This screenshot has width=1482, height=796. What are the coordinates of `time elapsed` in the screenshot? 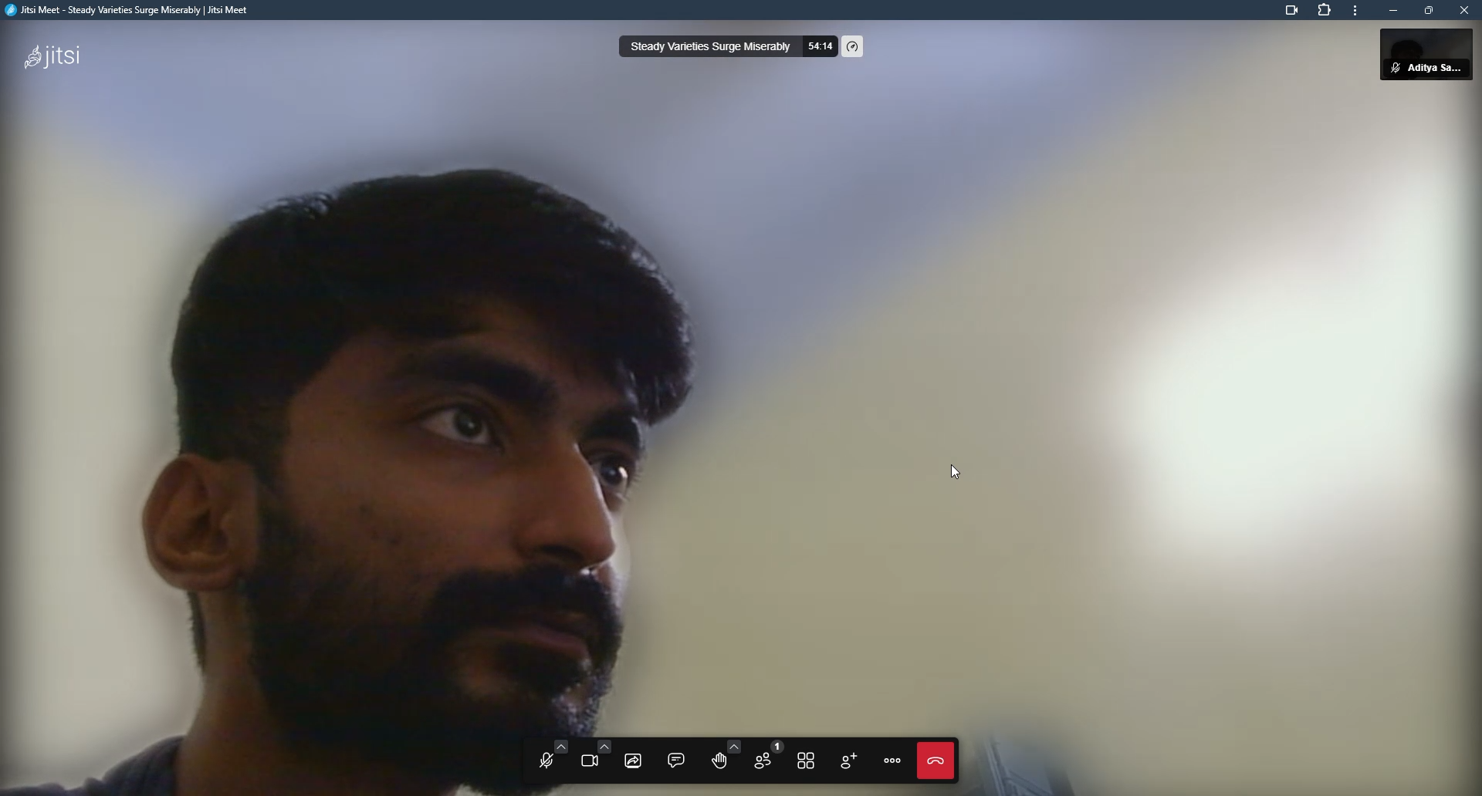 It's located at (818, 47).